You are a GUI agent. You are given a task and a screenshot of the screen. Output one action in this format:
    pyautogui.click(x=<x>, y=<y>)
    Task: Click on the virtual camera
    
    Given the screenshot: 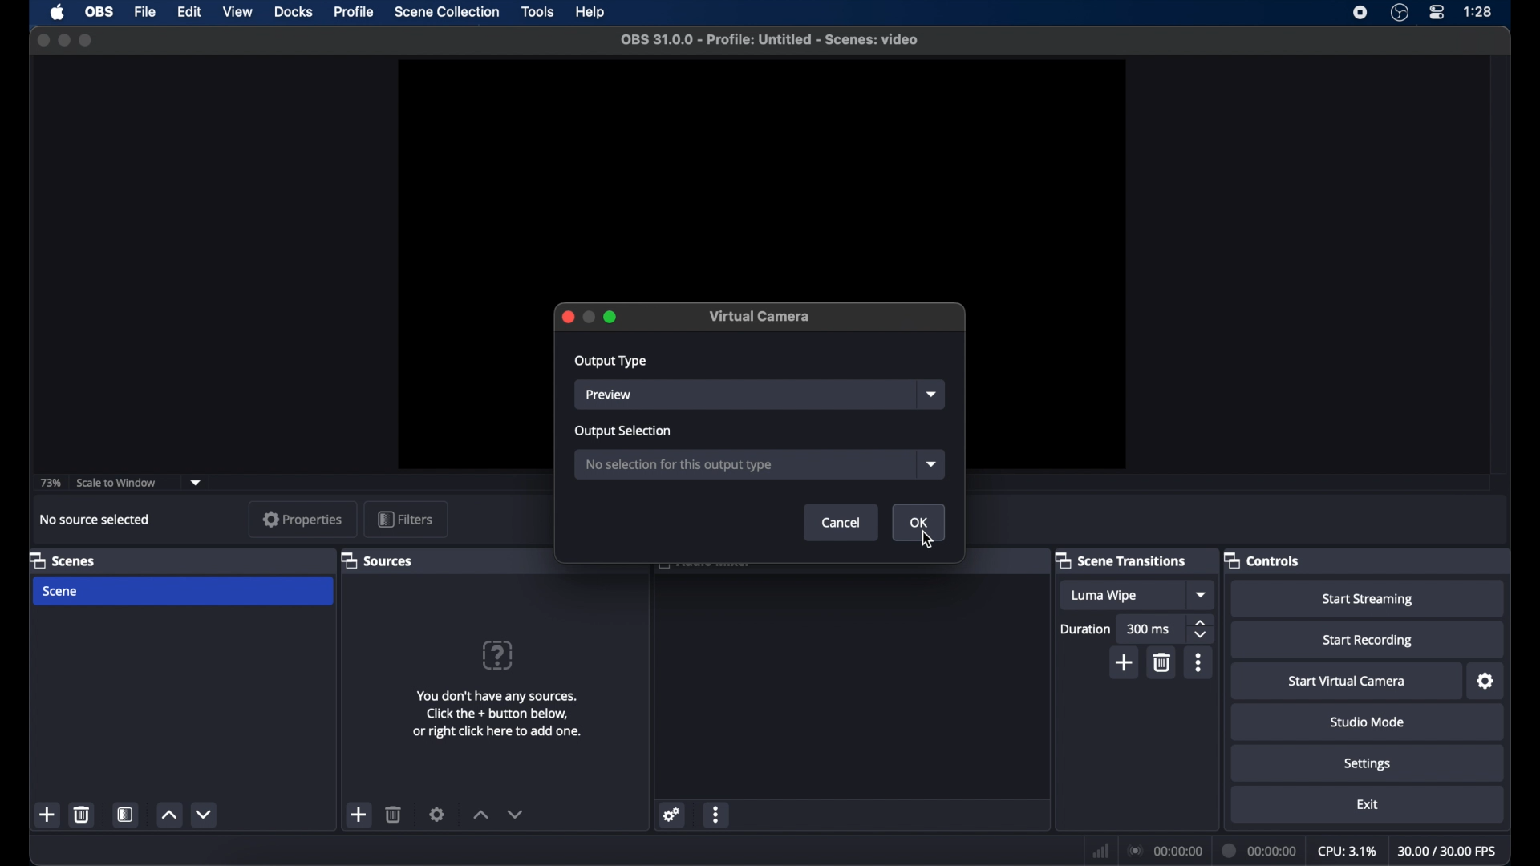 What is the action you would take?
    pyautogui.click(x=760, y=317)
    